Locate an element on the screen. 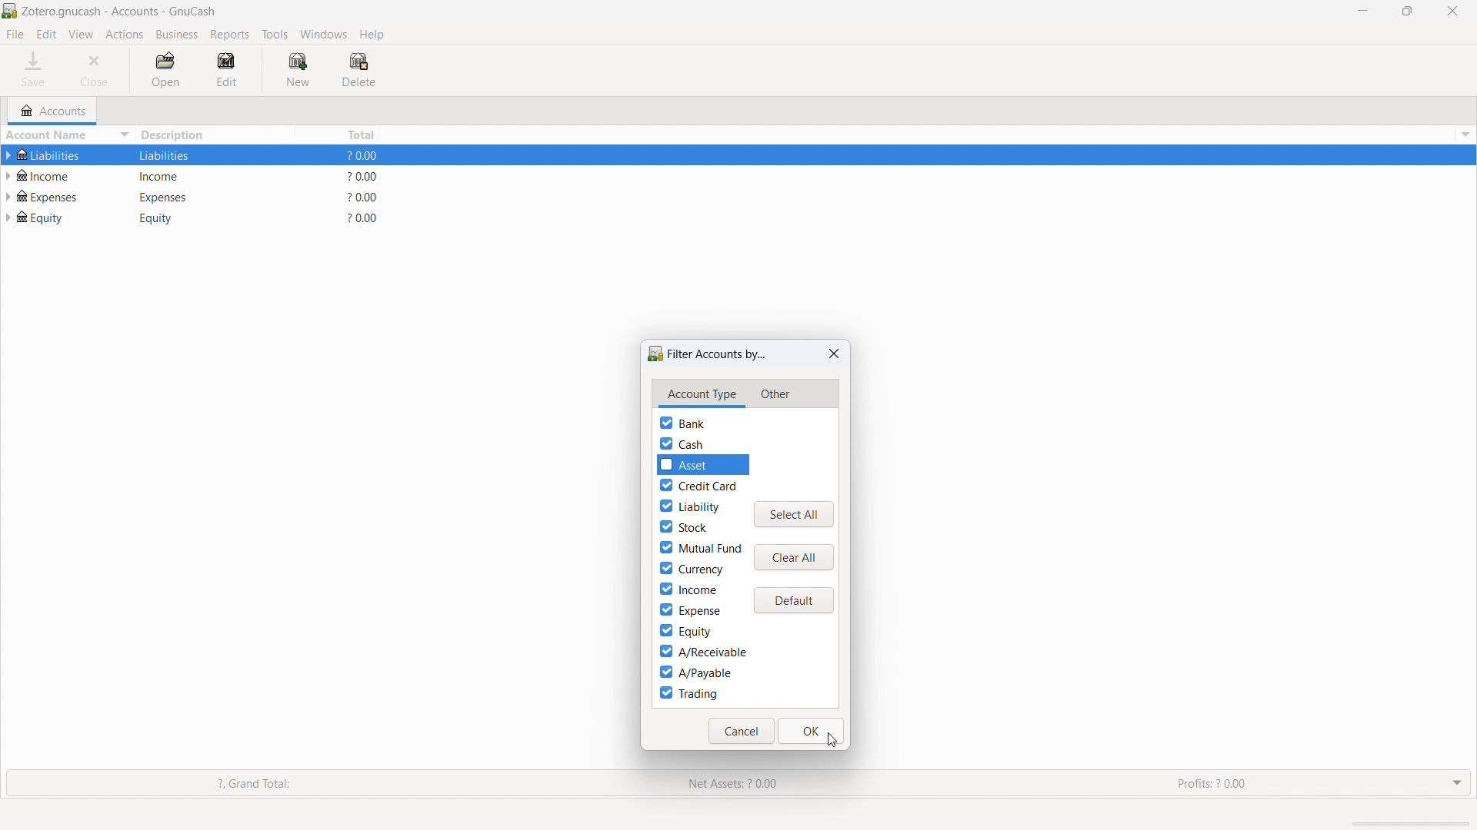 The image size is (1477, 830). grand total, net assets and profits is located at coordinates (738, 784).